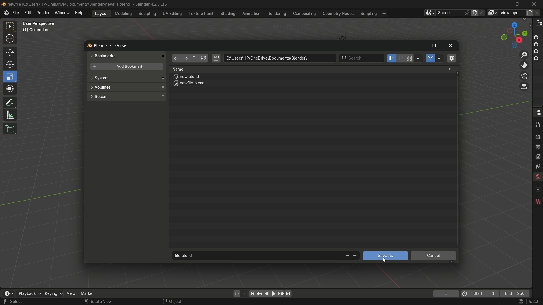 Image resolution: width=543 pixels, height=305 pixels. Describe the element at coordinates (524, 75) in the screenshot. I see `toggle camera view layer` at that location.